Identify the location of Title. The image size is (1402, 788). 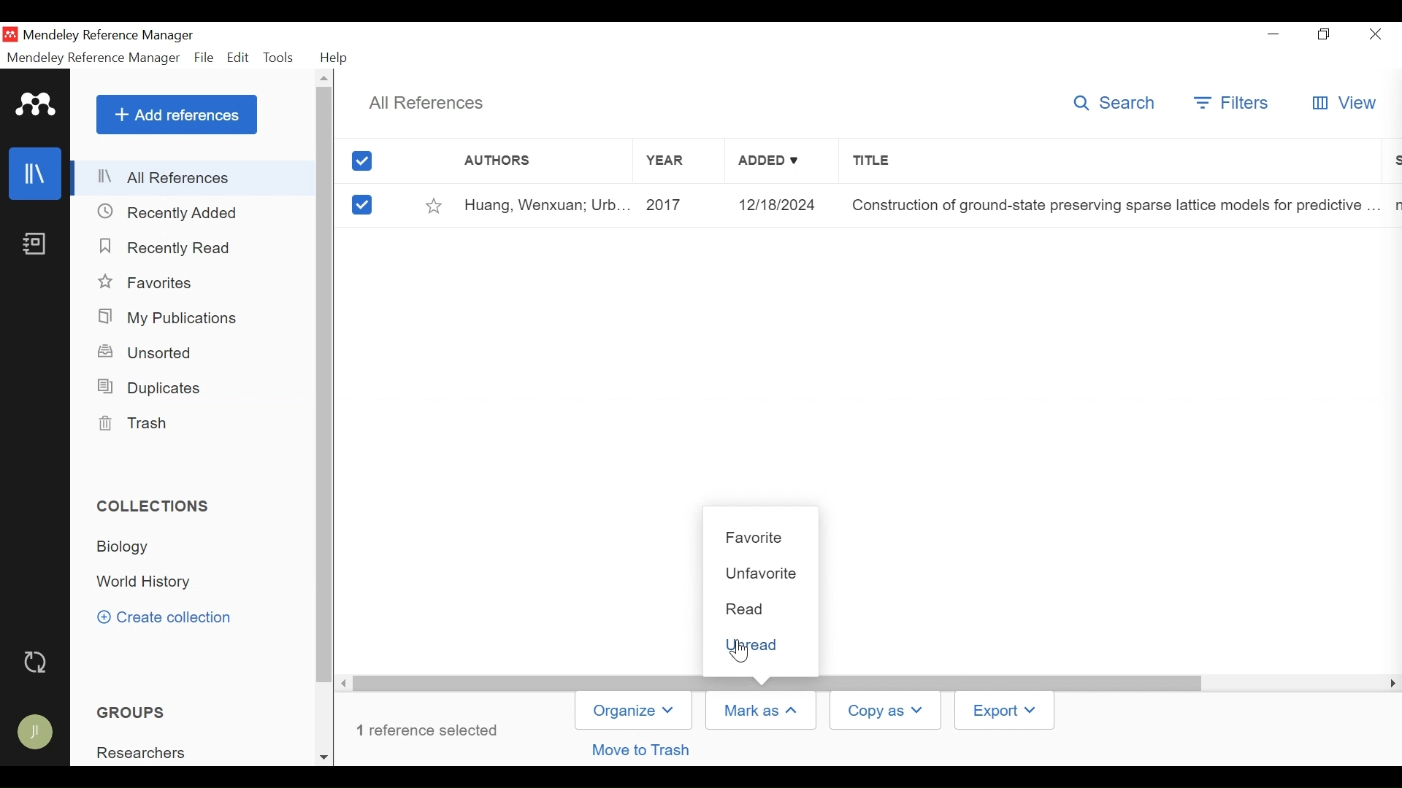
(1115, 163).